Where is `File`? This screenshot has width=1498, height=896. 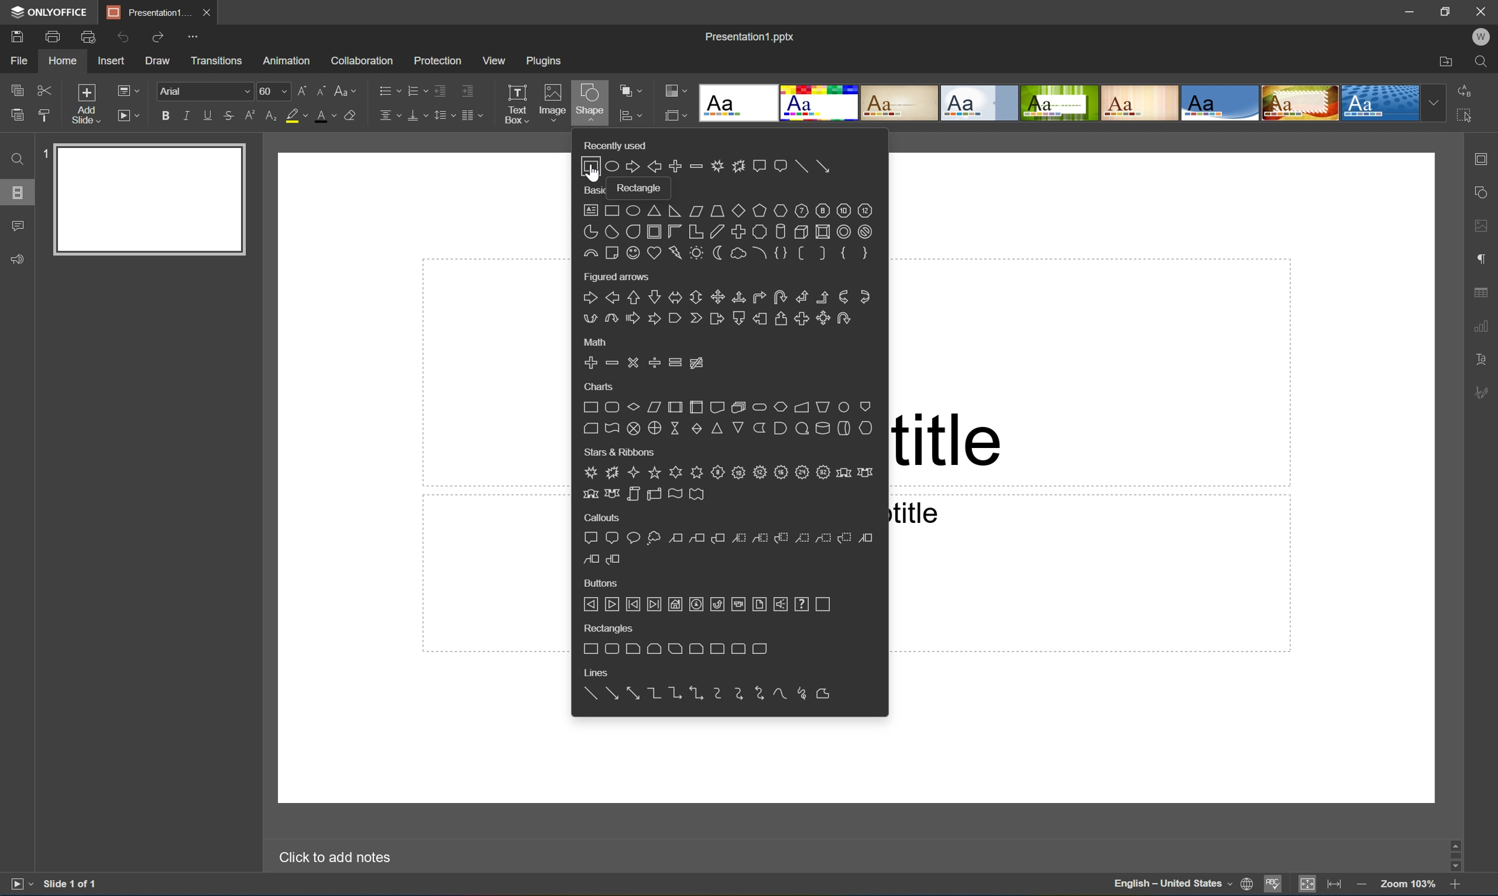
File is located at coordinates (22, 62).